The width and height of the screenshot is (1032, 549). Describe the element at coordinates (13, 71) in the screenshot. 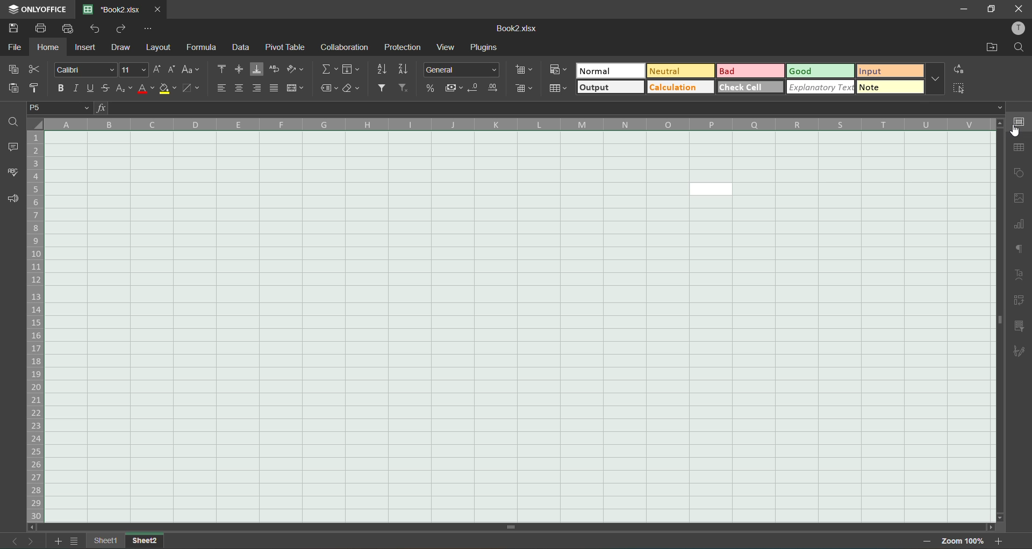

I see `copy` at that location.